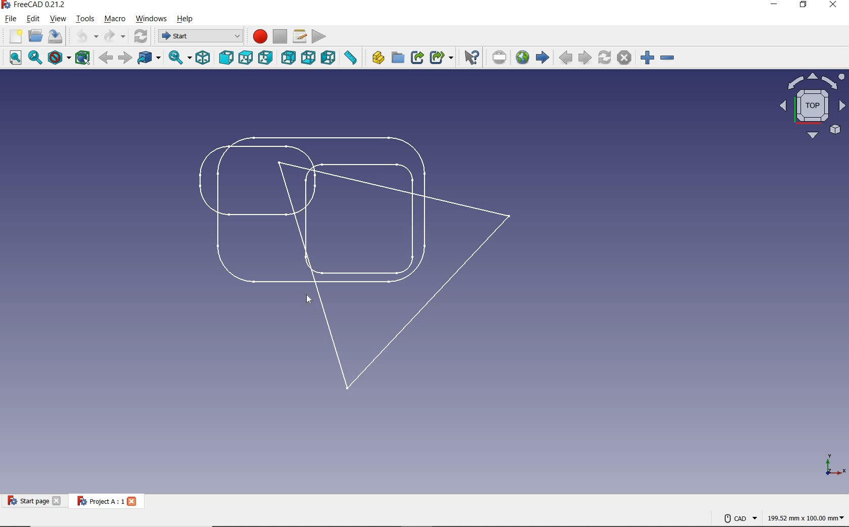 This screenshot has height=527, width=849. What do you see at coordinates (833, 6) in the screenshot?
I see `CLOSE` at bounding box center [833, 6].